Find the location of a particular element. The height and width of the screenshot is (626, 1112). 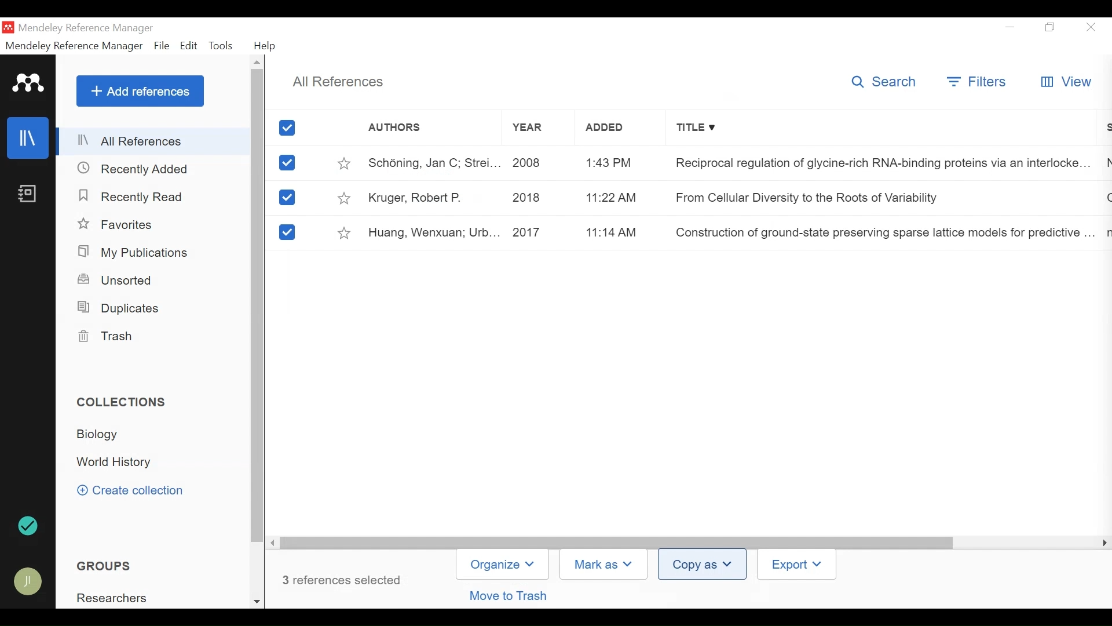

All References is located at coordinates (338, 80).